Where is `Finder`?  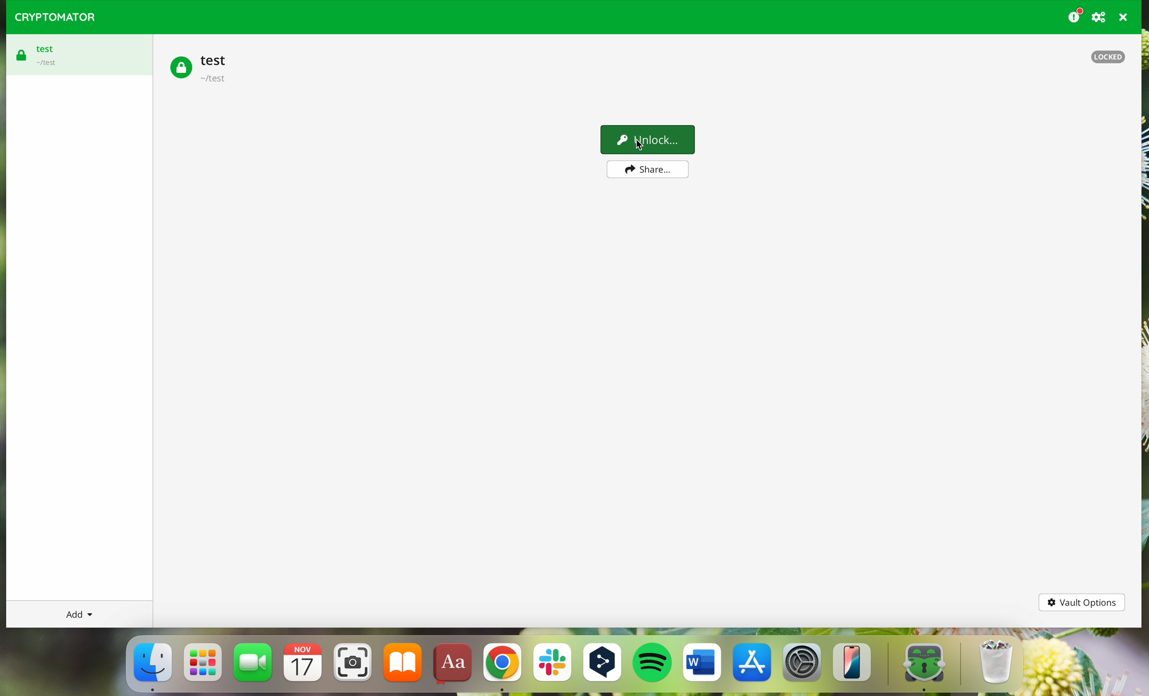
Finder is located at coordinates (152, 665).